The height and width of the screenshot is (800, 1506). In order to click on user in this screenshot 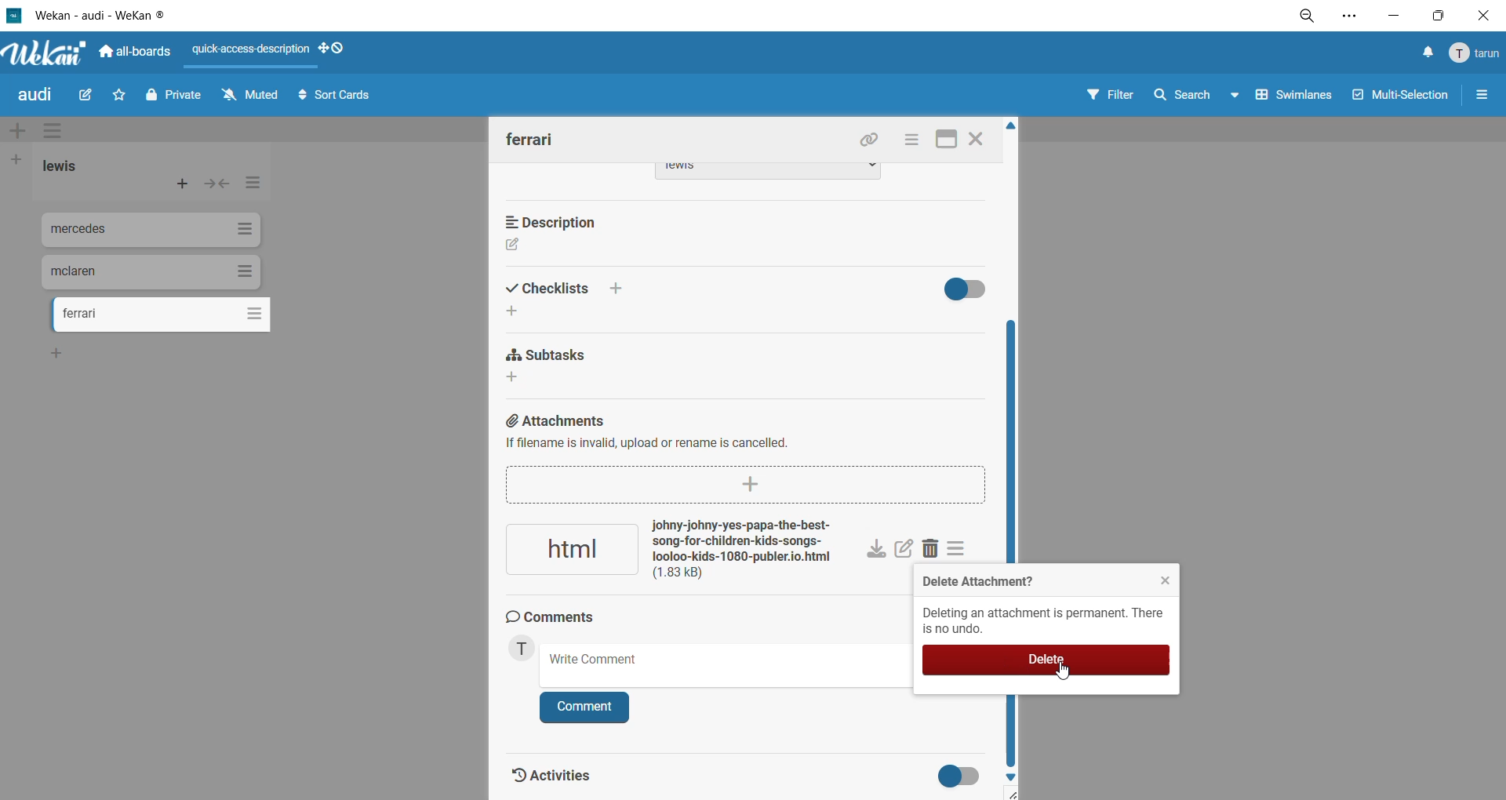, I will do `click(522, 652)`.